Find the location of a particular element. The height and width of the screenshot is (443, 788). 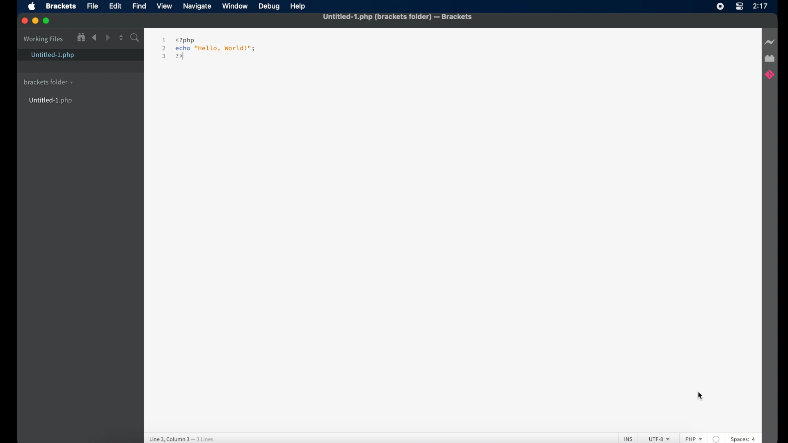

help is located at coordinates (298, 6).